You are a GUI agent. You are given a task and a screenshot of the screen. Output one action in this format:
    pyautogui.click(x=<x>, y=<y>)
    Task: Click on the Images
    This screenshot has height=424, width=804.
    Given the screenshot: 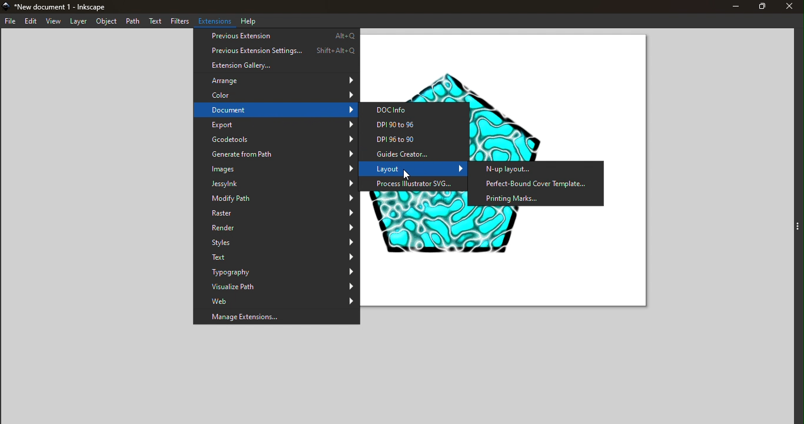 What is the action you would take?
    pyautogui.click(x=276, y=168)
    